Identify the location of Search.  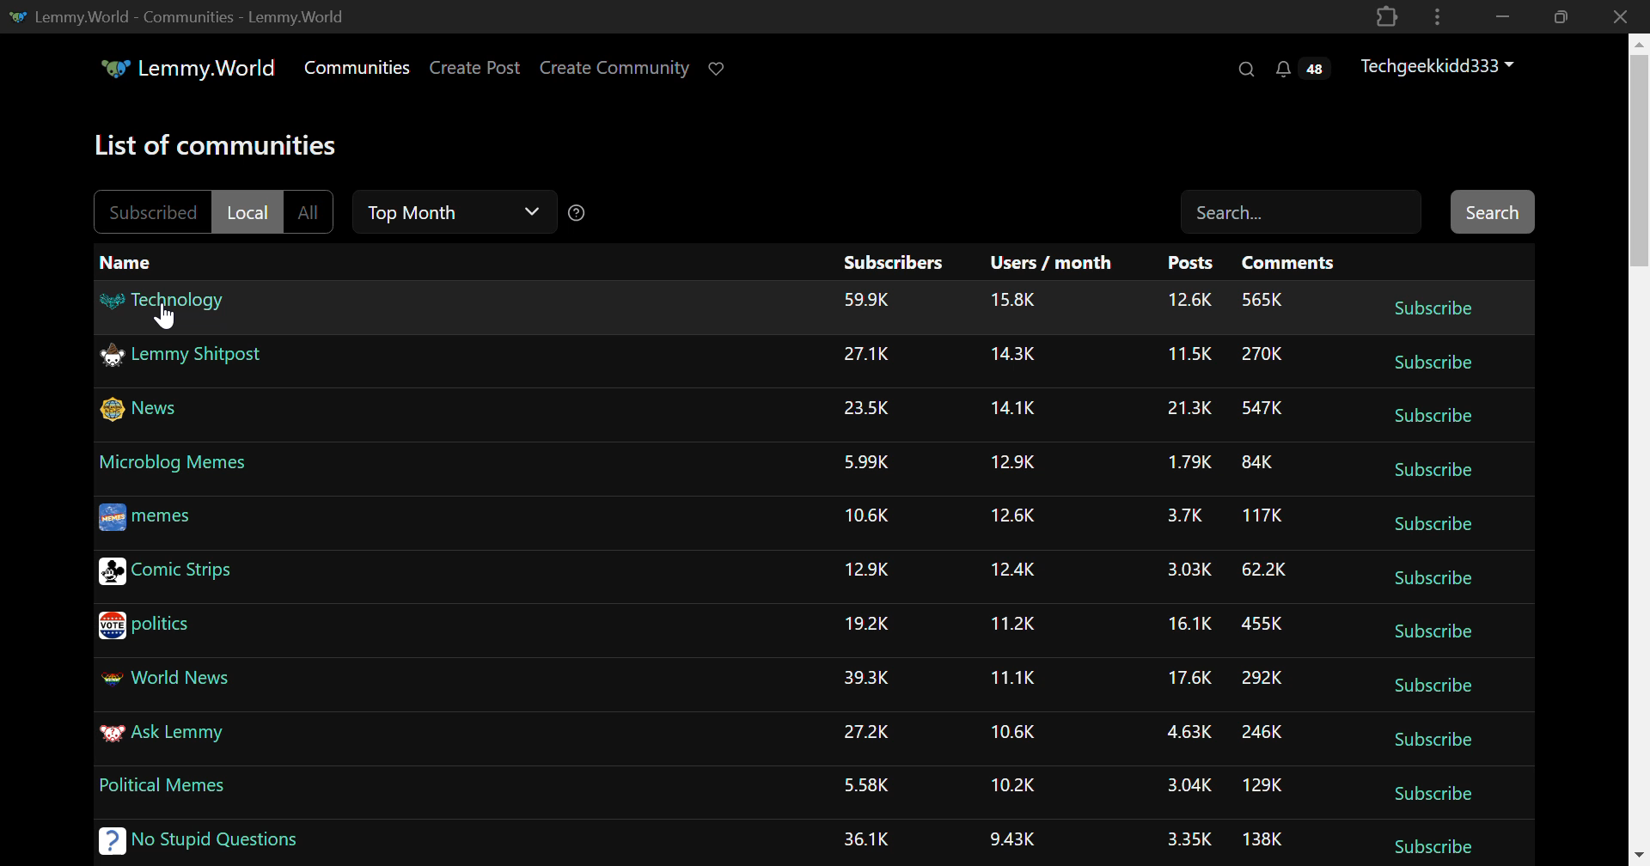
(1249, 70).